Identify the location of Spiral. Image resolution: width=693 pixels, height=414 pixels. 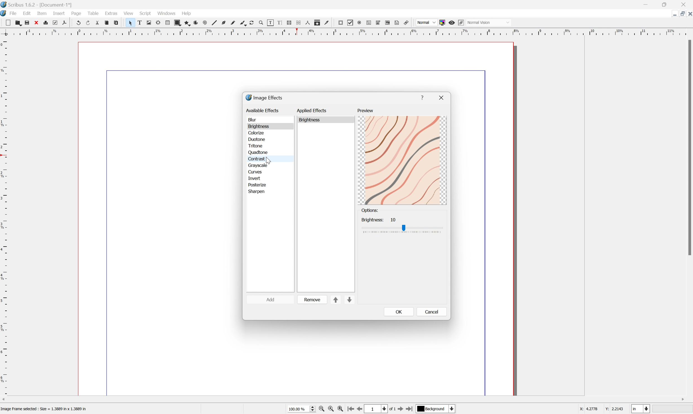
(206, 22).